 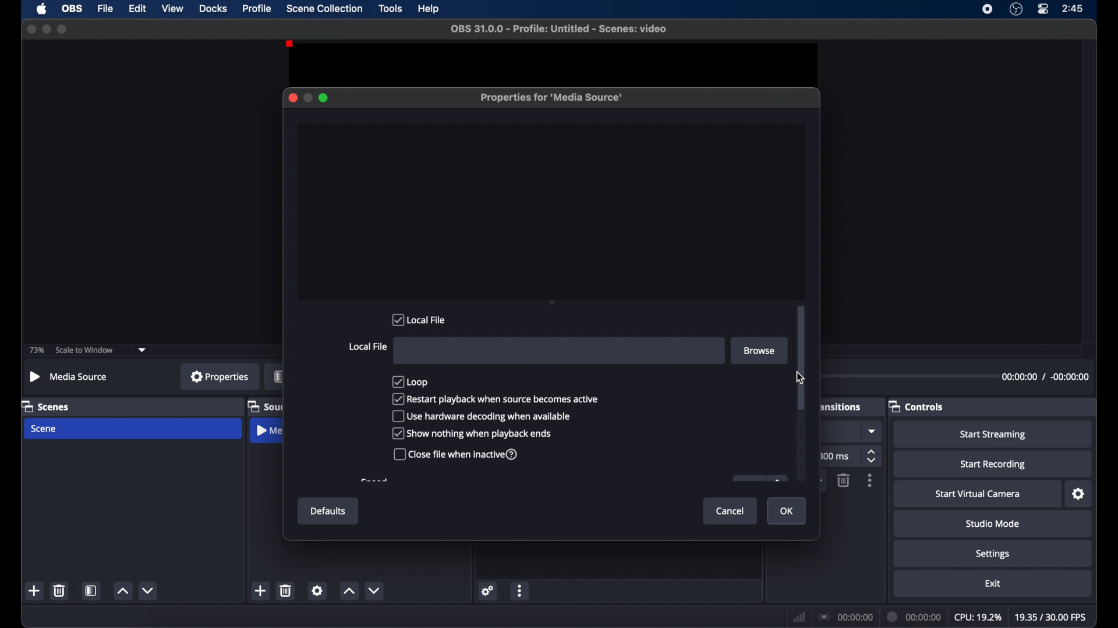 I want to click on maximize, so click(x=324, y=98).